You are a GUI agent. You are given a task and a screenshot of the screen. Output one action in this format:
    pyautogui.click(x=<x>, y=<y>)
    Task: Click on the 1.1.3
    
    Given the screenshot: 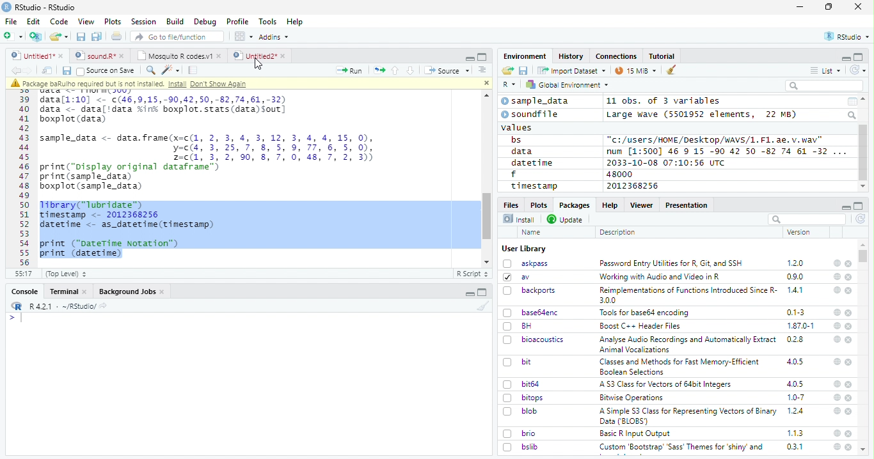 What is the action you would take?
    pyautogui.click(x=795, y=433)
    